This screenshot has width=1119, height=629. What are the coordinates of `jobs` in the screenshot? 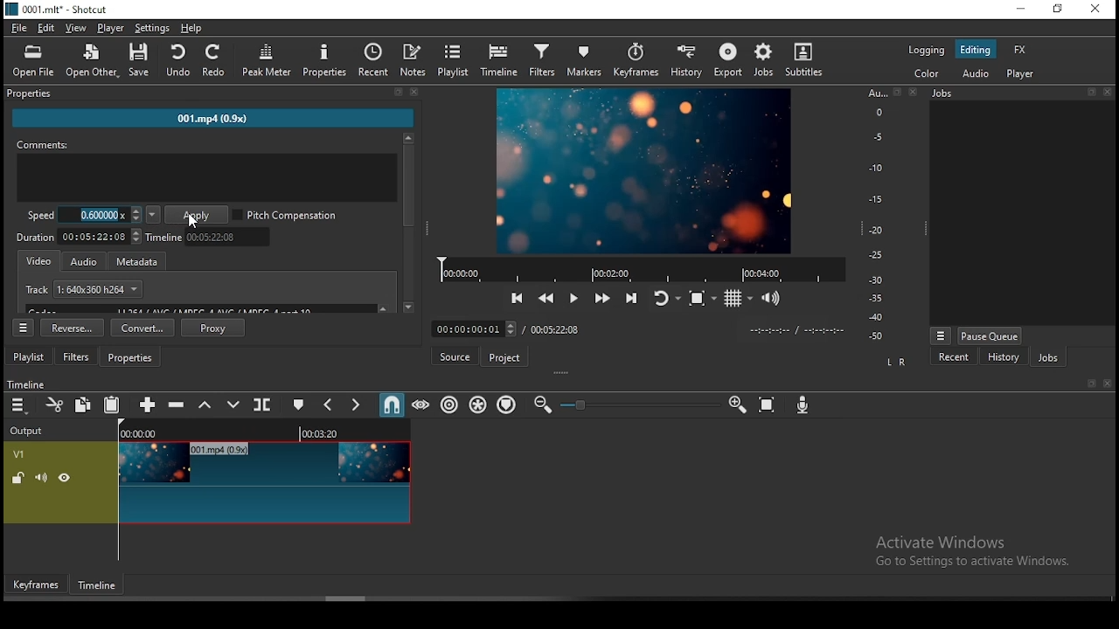 It's located at (1046, 356).